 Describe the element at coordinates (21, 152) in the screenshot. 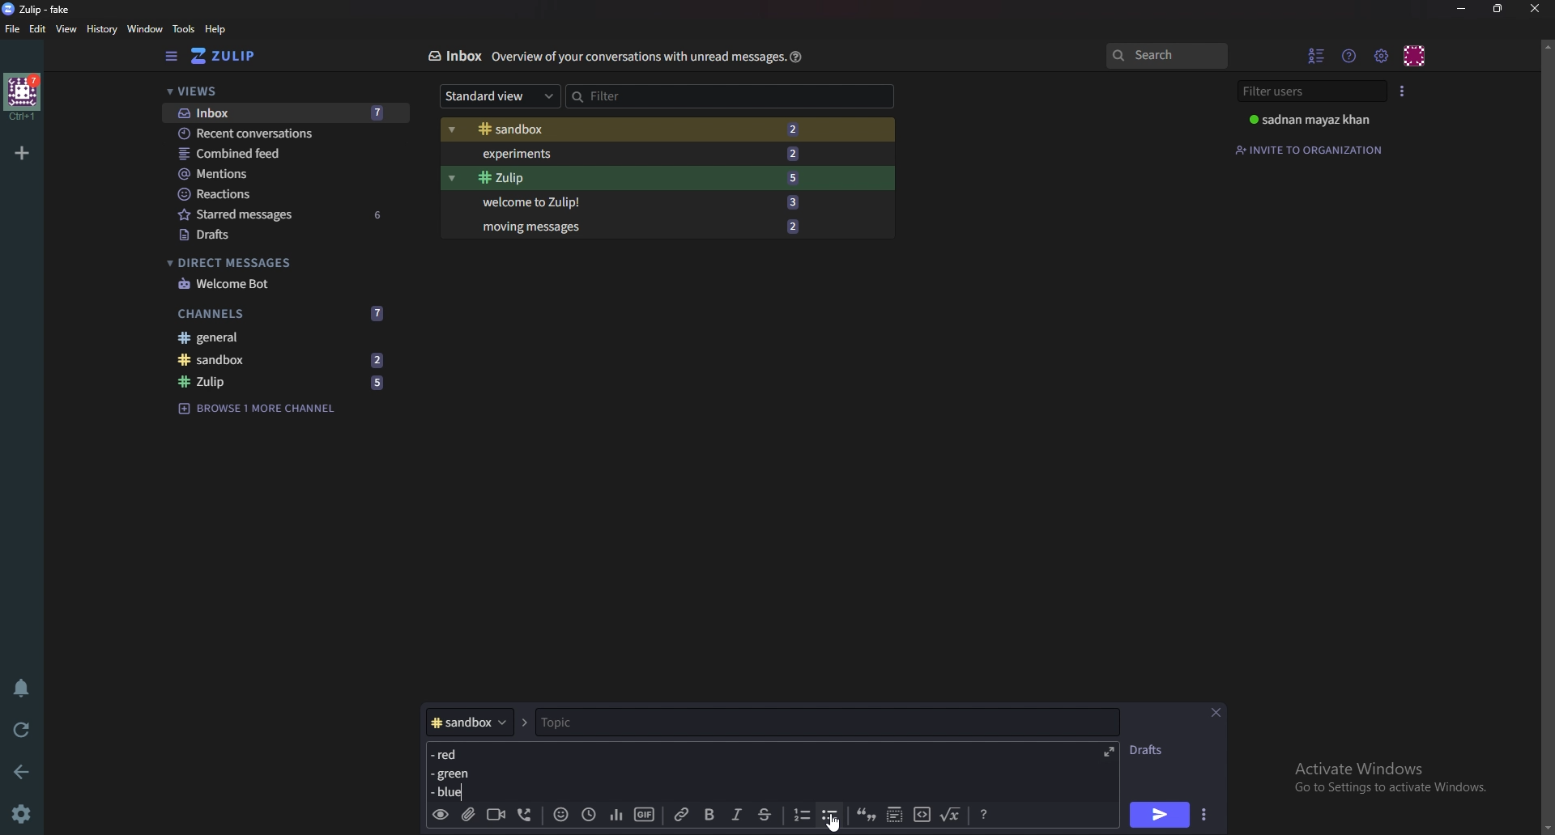

I see `Add organization` at that location.